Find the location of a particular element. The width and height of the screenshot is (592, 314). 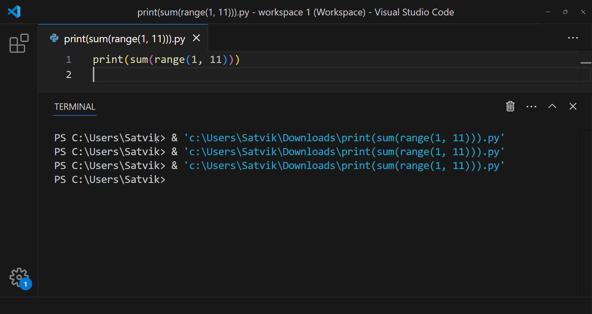

maximize panel is located at coordinates (553, 106).